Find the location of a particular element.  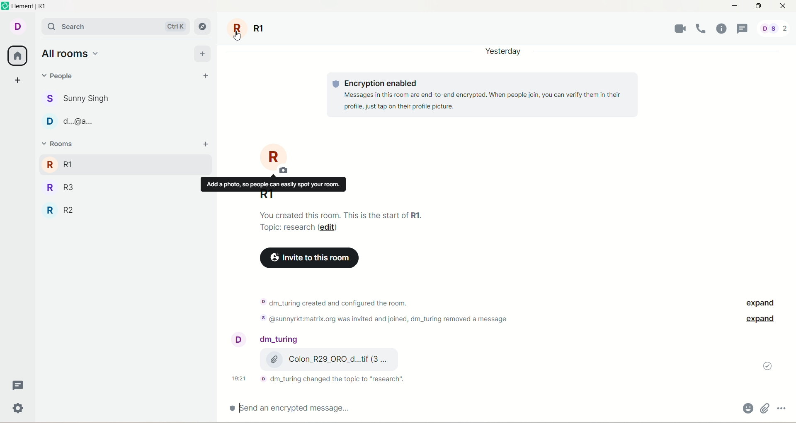

options is located at coordinates (785, 408).